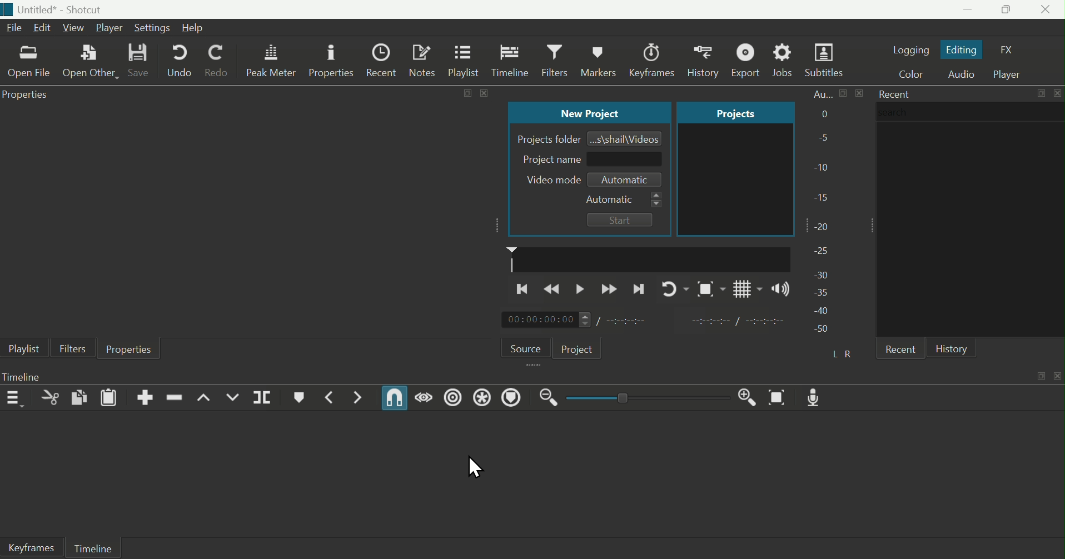 This screenshot has width=1065, height=559. I want to click on -20, so click(825, 225).